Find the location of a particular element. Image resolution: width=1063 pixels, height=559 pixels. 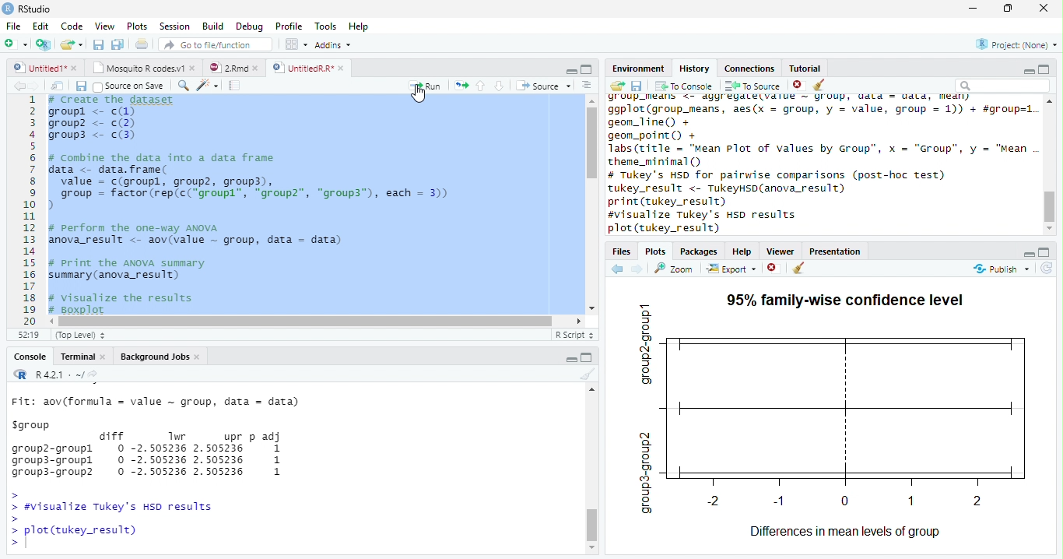

Maximize is located at coordinates (1009, 9).